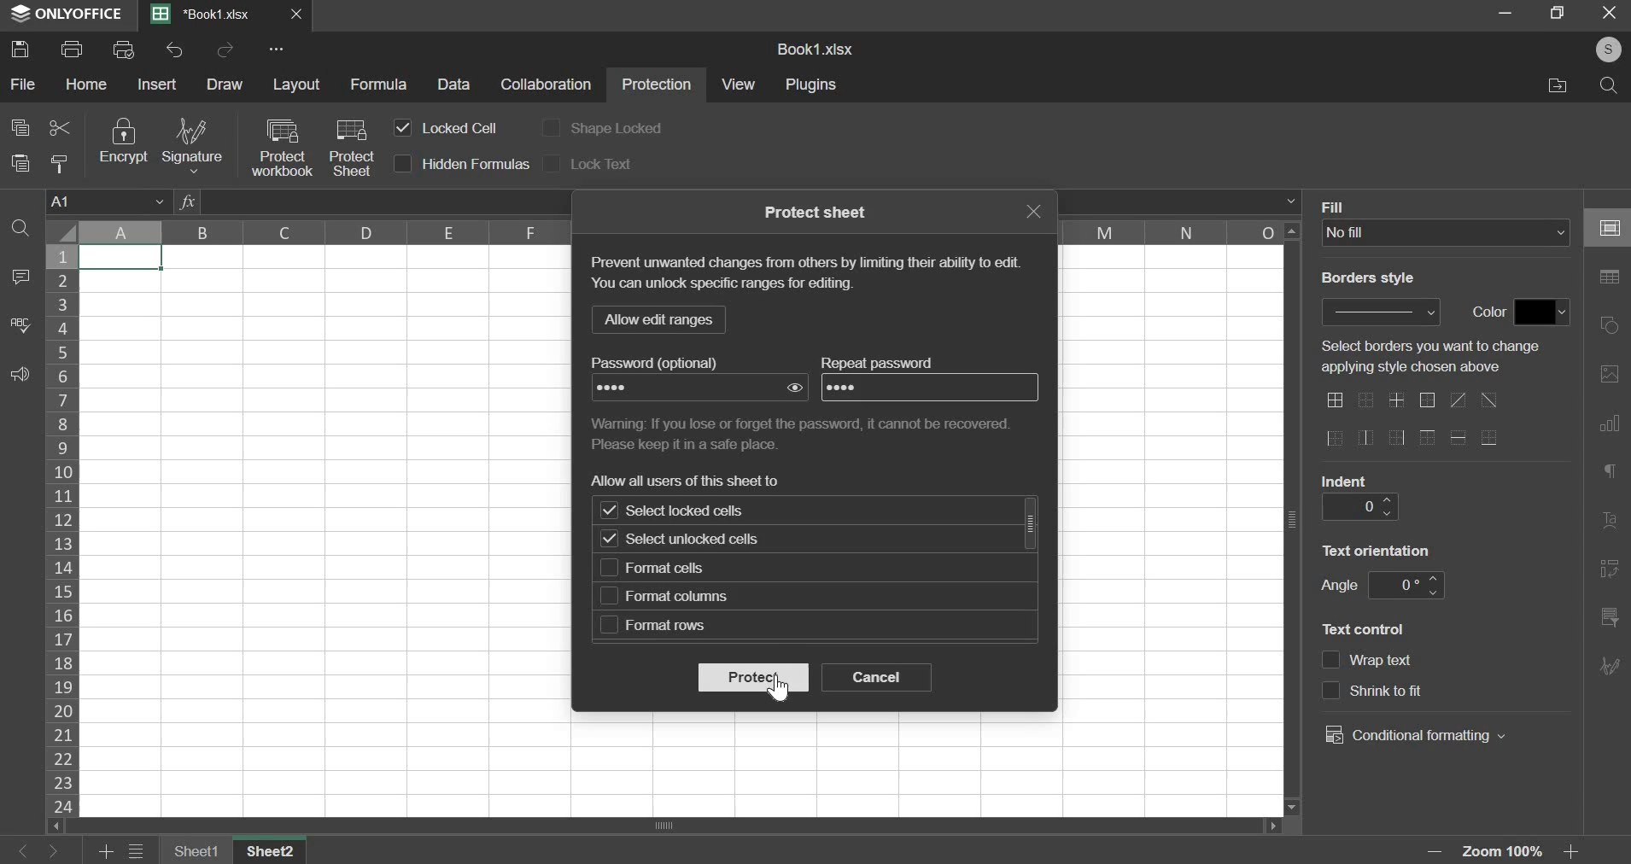  What do you see at coordinates (689, 480) in the screenshot?
I see `text` at bounding box center [689, 480].